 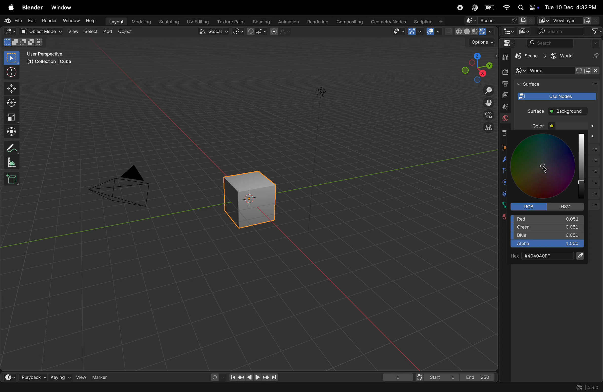 What do you see at coordinates (527, 7) in the screenshot?
I see `apple widgets` at bounding box center [527, 7].